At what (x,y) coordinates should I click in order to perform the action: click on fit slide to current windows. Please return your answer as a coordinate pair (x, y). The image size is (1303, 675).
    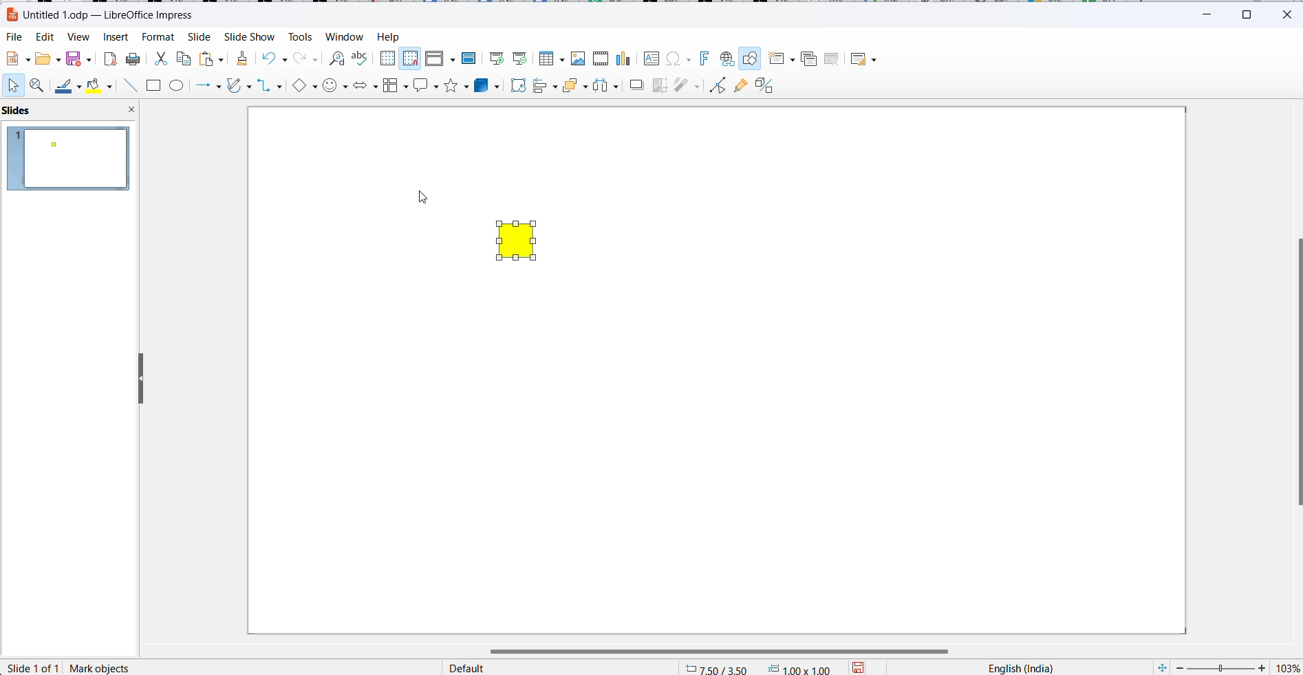
    Looking at the image, I should click on (1160, 667).